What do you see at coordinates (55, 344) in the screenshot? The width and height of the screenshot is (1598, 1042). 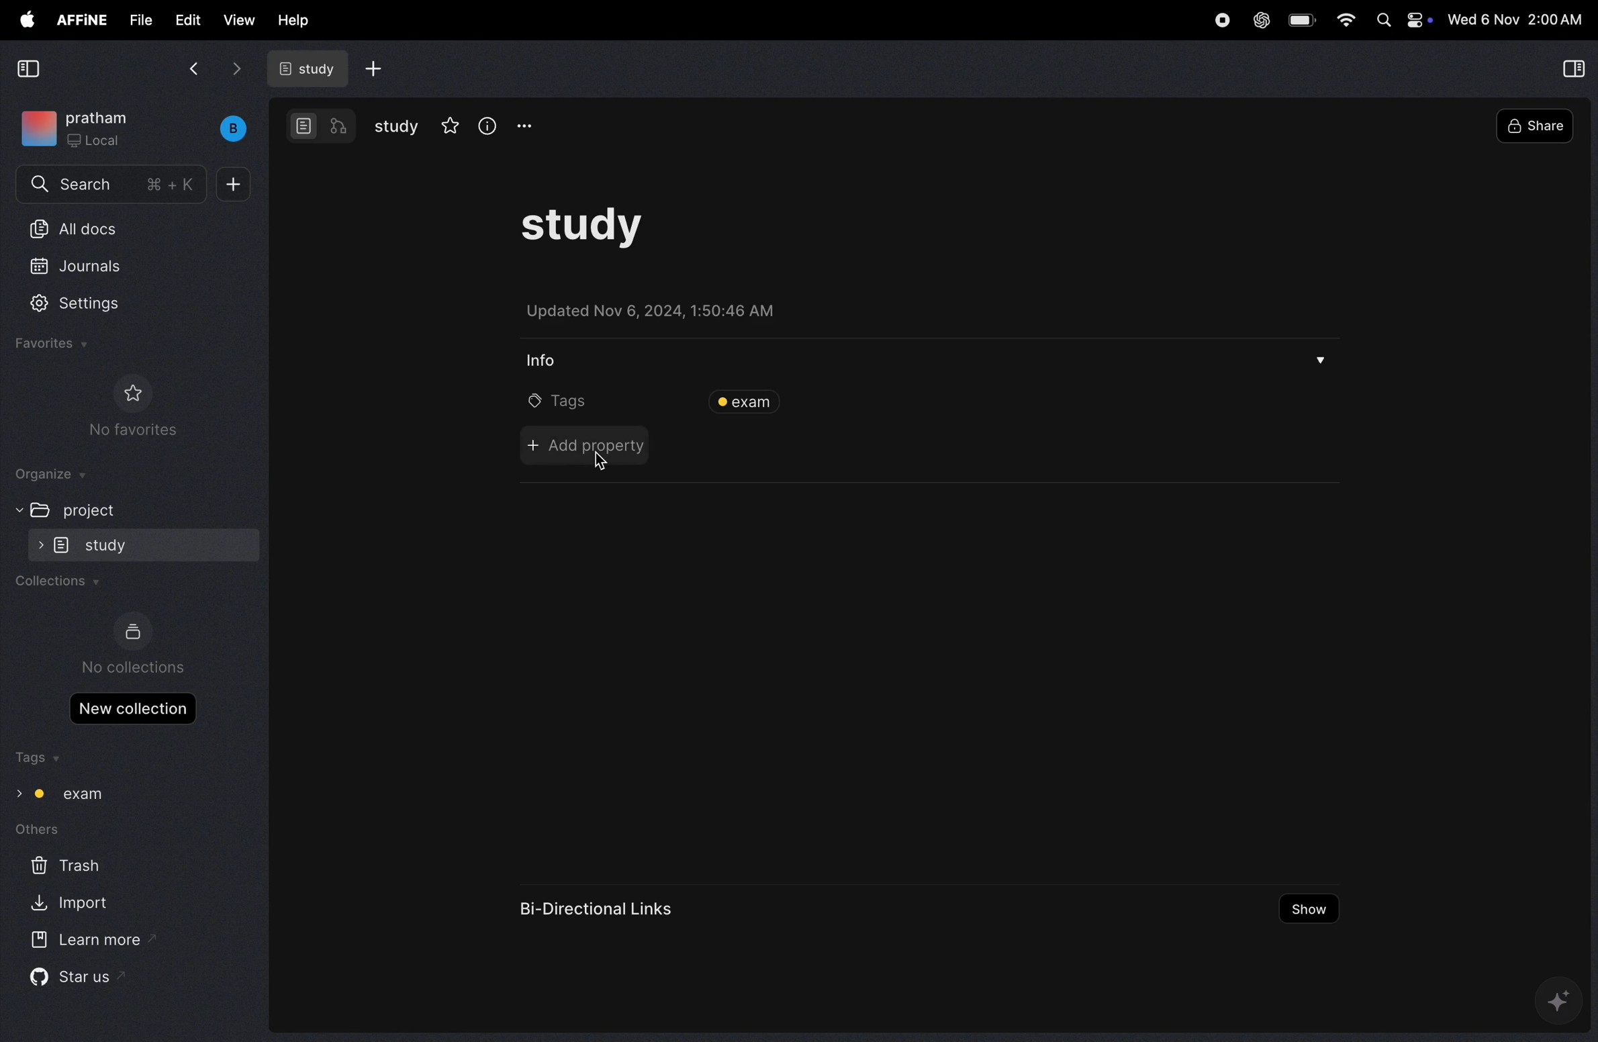 I see `favourites` at bounding box center [55, 344].